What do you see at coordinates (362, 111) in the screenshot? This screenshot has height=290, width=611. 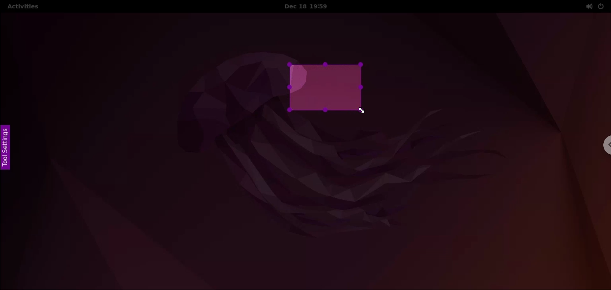 I see `cursor` at bounding box center [362, 111].